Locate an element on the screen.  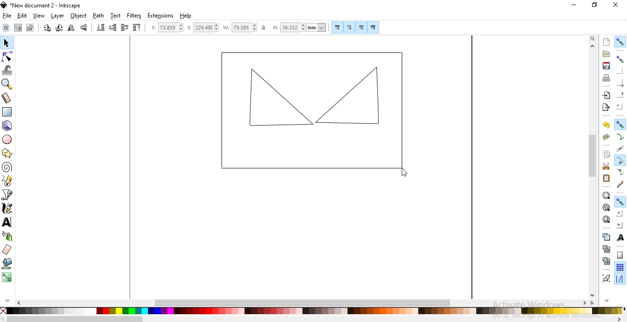
open an existing document is located at coordinates (606, 54).